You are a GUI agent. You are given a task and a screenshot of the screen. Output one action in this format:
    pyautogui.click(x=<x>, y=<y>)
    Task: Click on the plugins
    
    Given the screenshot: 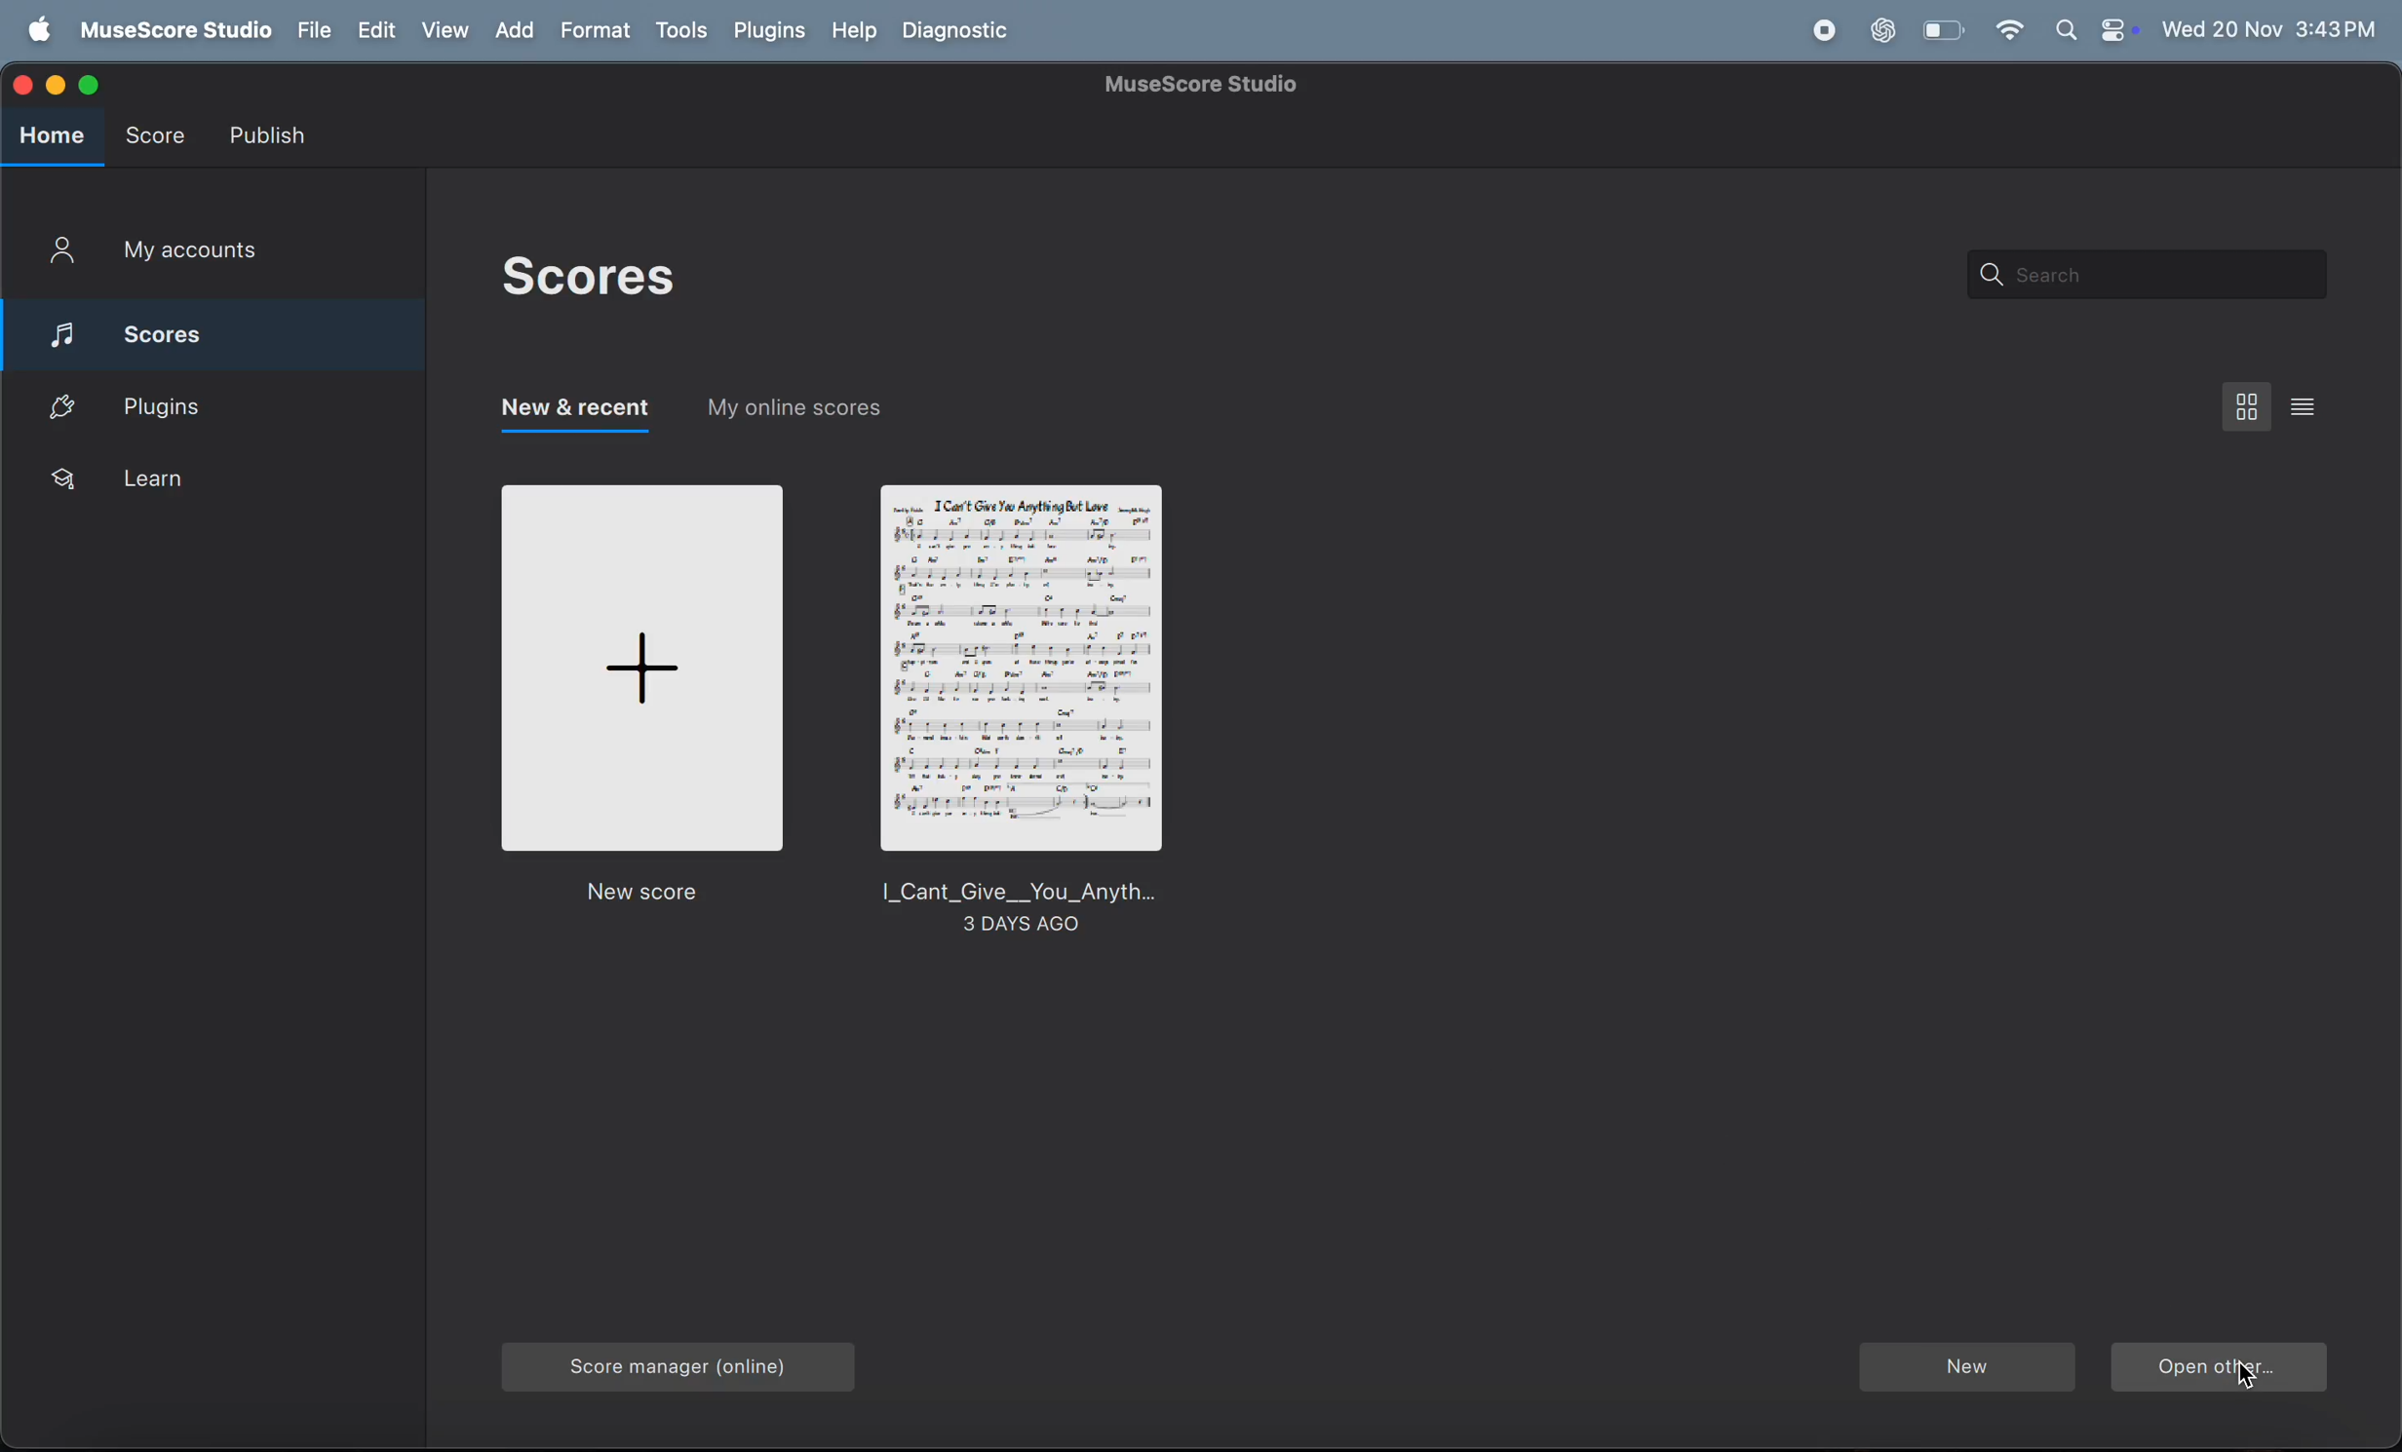 What is the action you would take?
    pyautogui.click(x=772, y=32)
    